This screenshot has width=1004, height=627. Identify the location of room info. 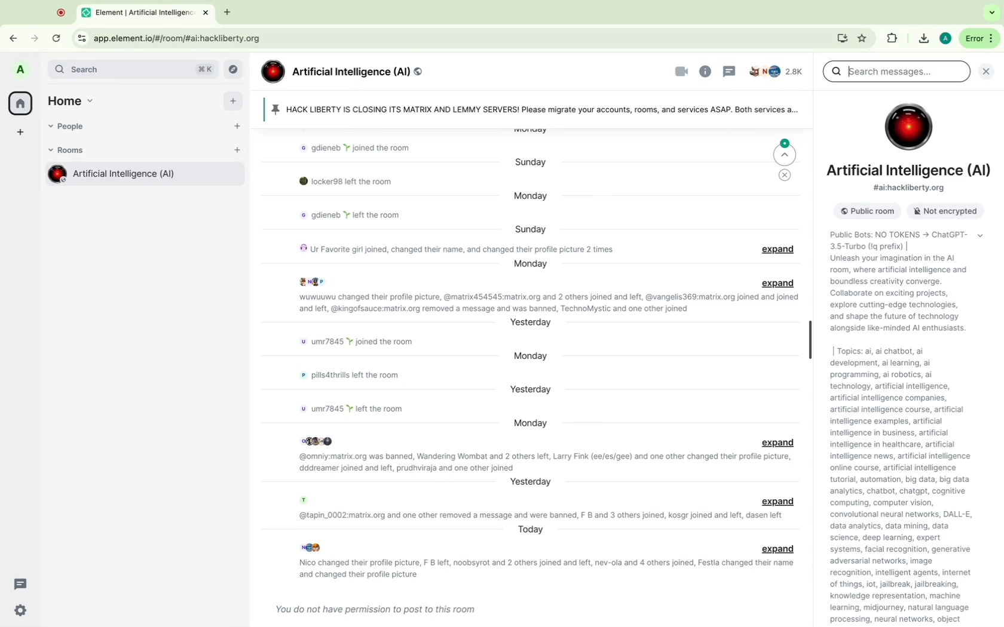
(706, 71).